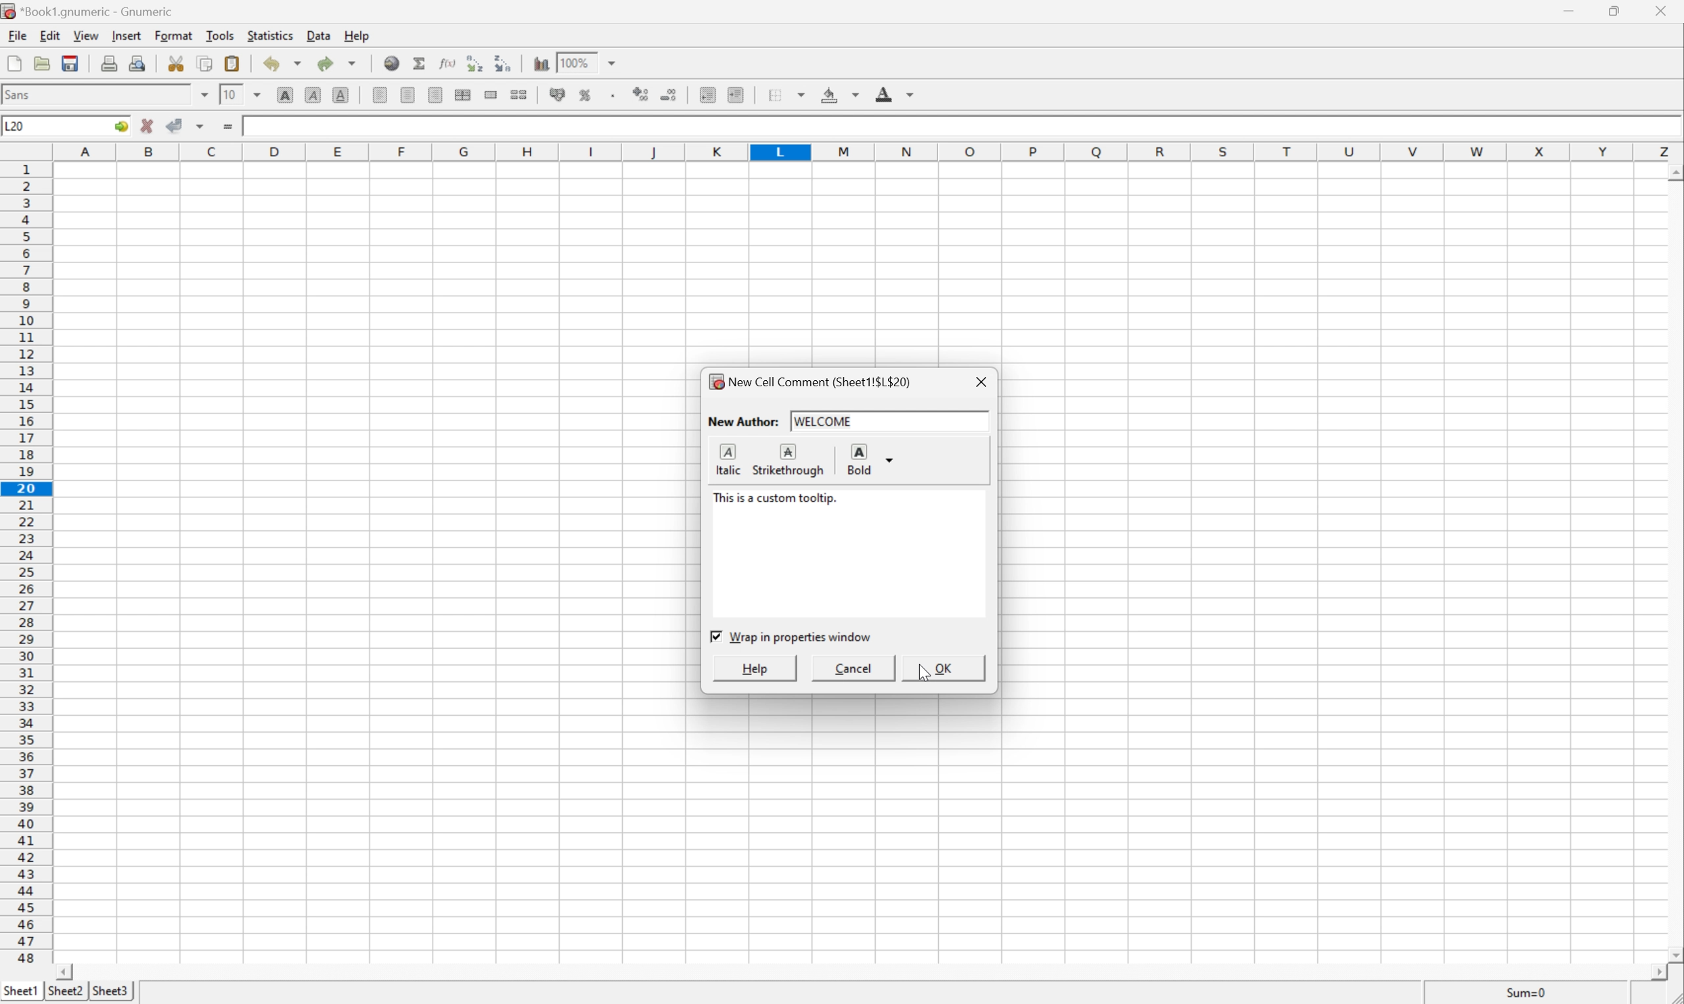 The height and width of the screenshot is (1004, 1684). I want to click on Print preview, so click(136, 64).